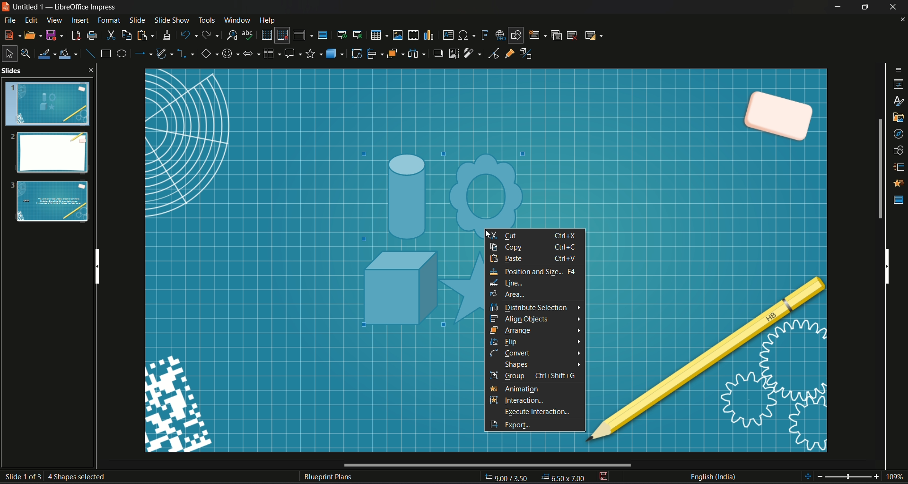 This screenshot has width=908, height=484. What do you see at coordinates (358, 35) in the screenshot?
I see `start from current slide` at bounding box center [358, 35].